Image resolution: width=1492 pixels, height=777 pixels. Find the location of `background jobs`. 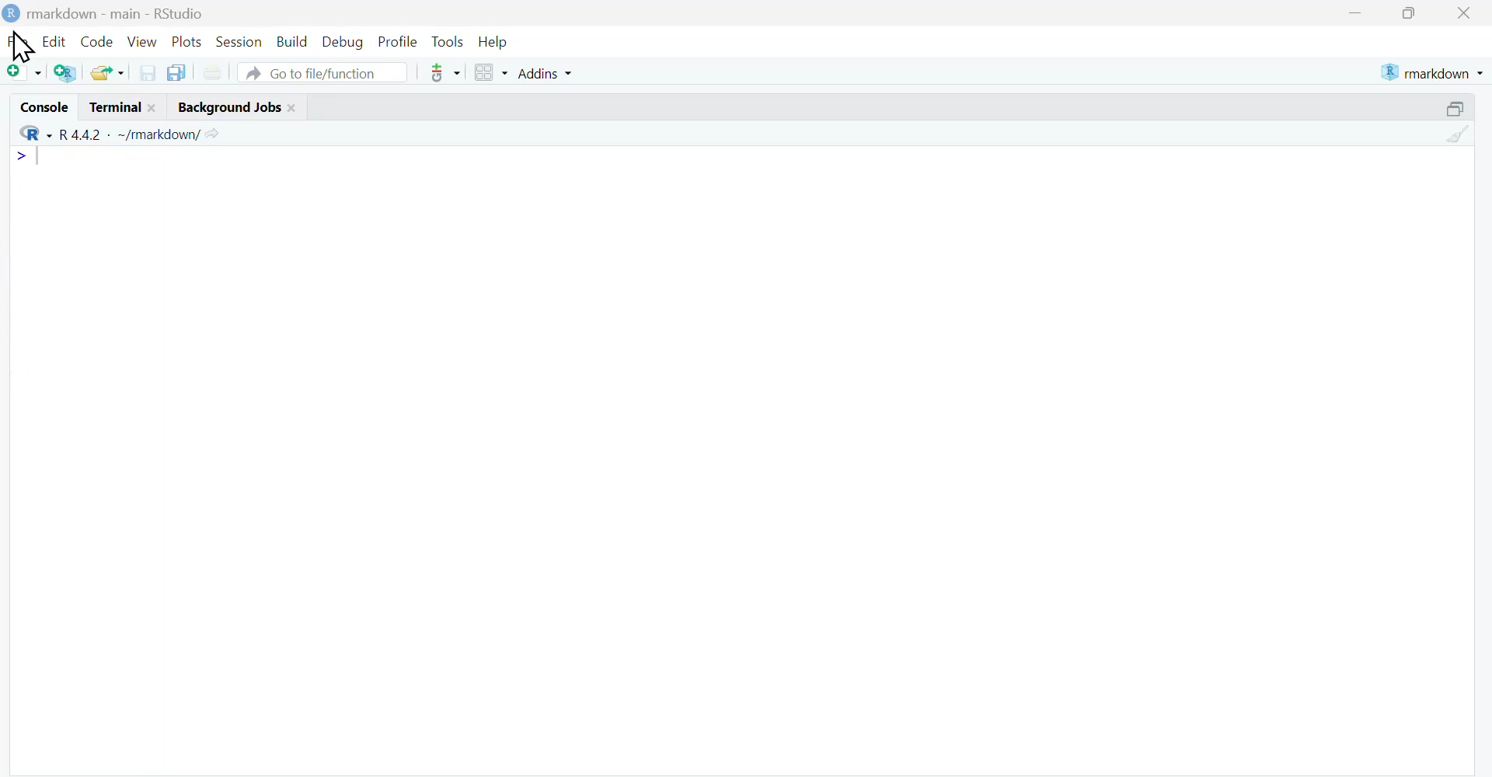

background jobs is located at coordinates (233, 108).